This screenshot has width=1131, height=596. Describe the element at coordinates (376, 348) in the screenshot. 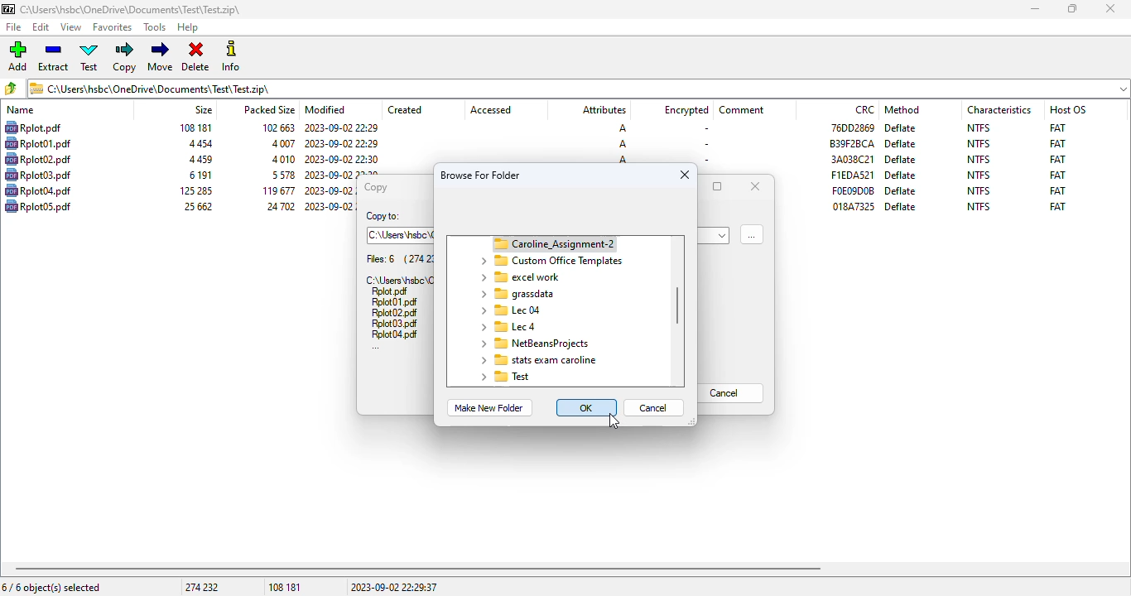

I see `...` at that location.